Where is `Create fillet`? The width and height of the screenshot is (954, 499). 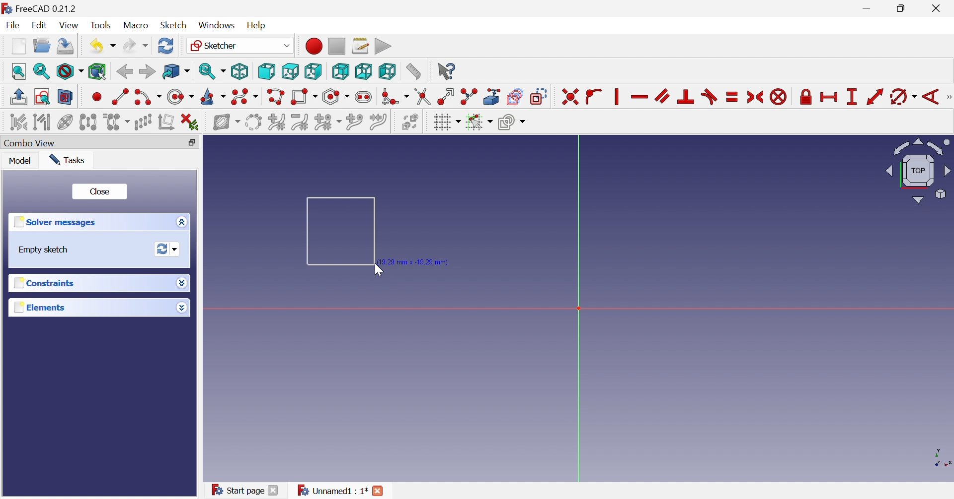 Create fillet is located at coordinates (395, 97).